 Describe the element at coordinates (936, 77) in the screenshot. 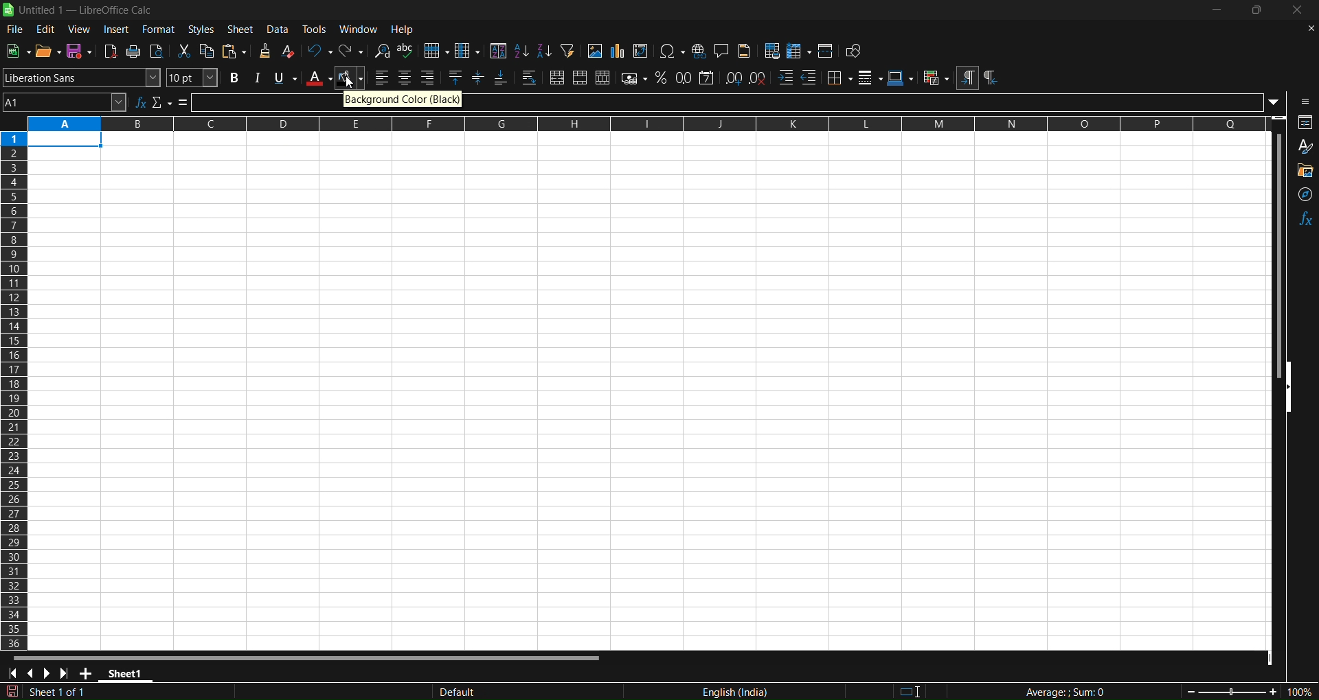

I see `conditional` at that location.